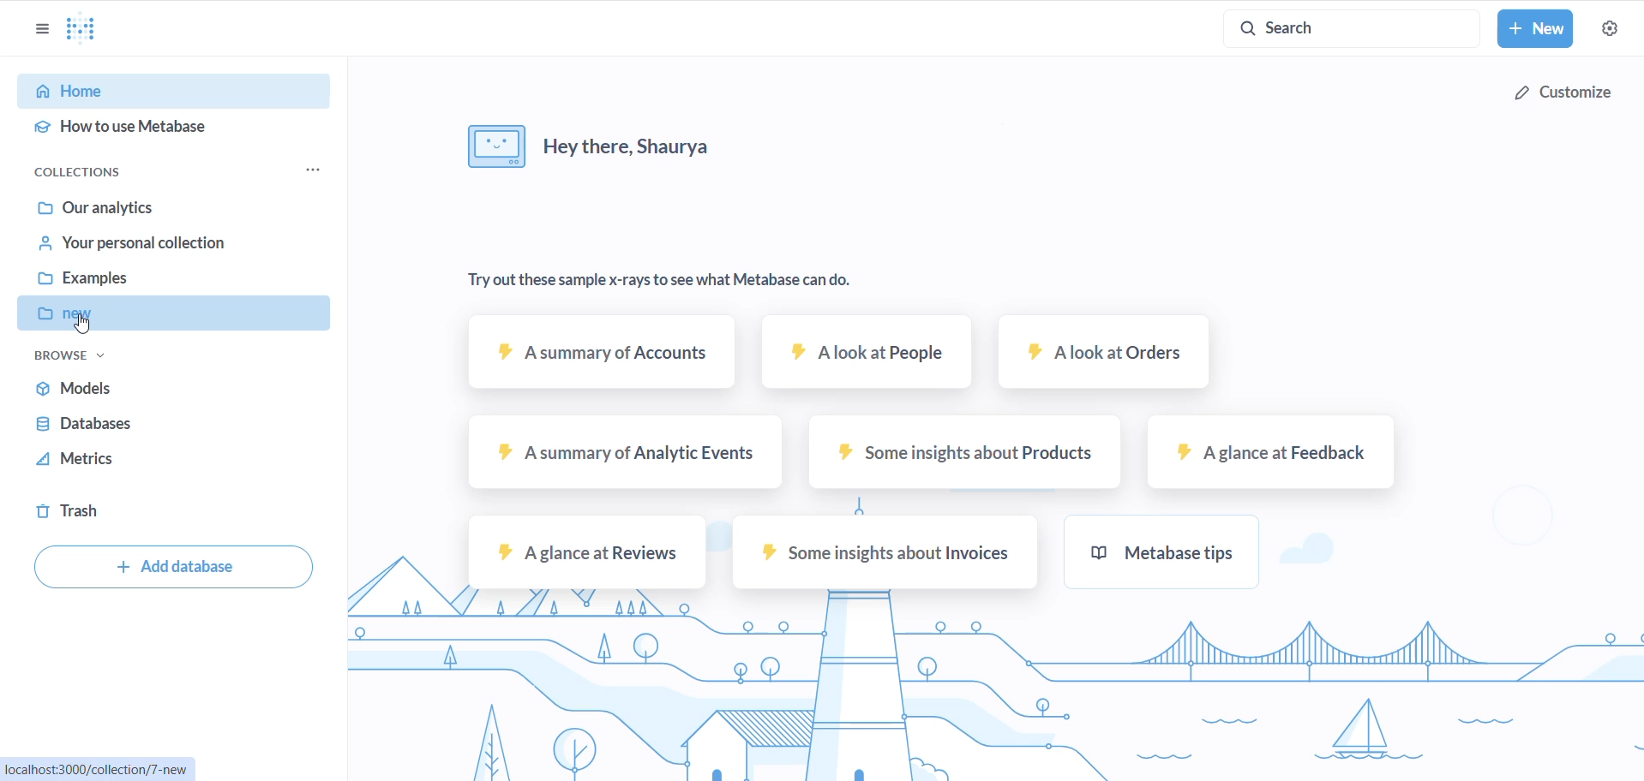  Describe the element at coordinates (171, 569) in the screenshot. I see `add database` at that location.